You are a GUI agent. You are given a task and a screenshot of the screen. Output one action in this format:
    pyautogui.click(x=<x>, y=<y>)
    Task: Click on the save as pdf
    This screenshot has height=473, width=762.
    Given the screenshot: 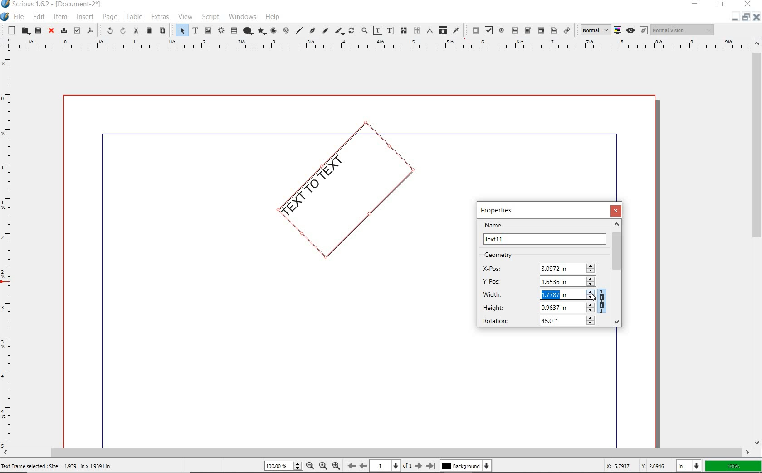 What is the action you would take?
    pyautogui.click(x=90, y=31)
    